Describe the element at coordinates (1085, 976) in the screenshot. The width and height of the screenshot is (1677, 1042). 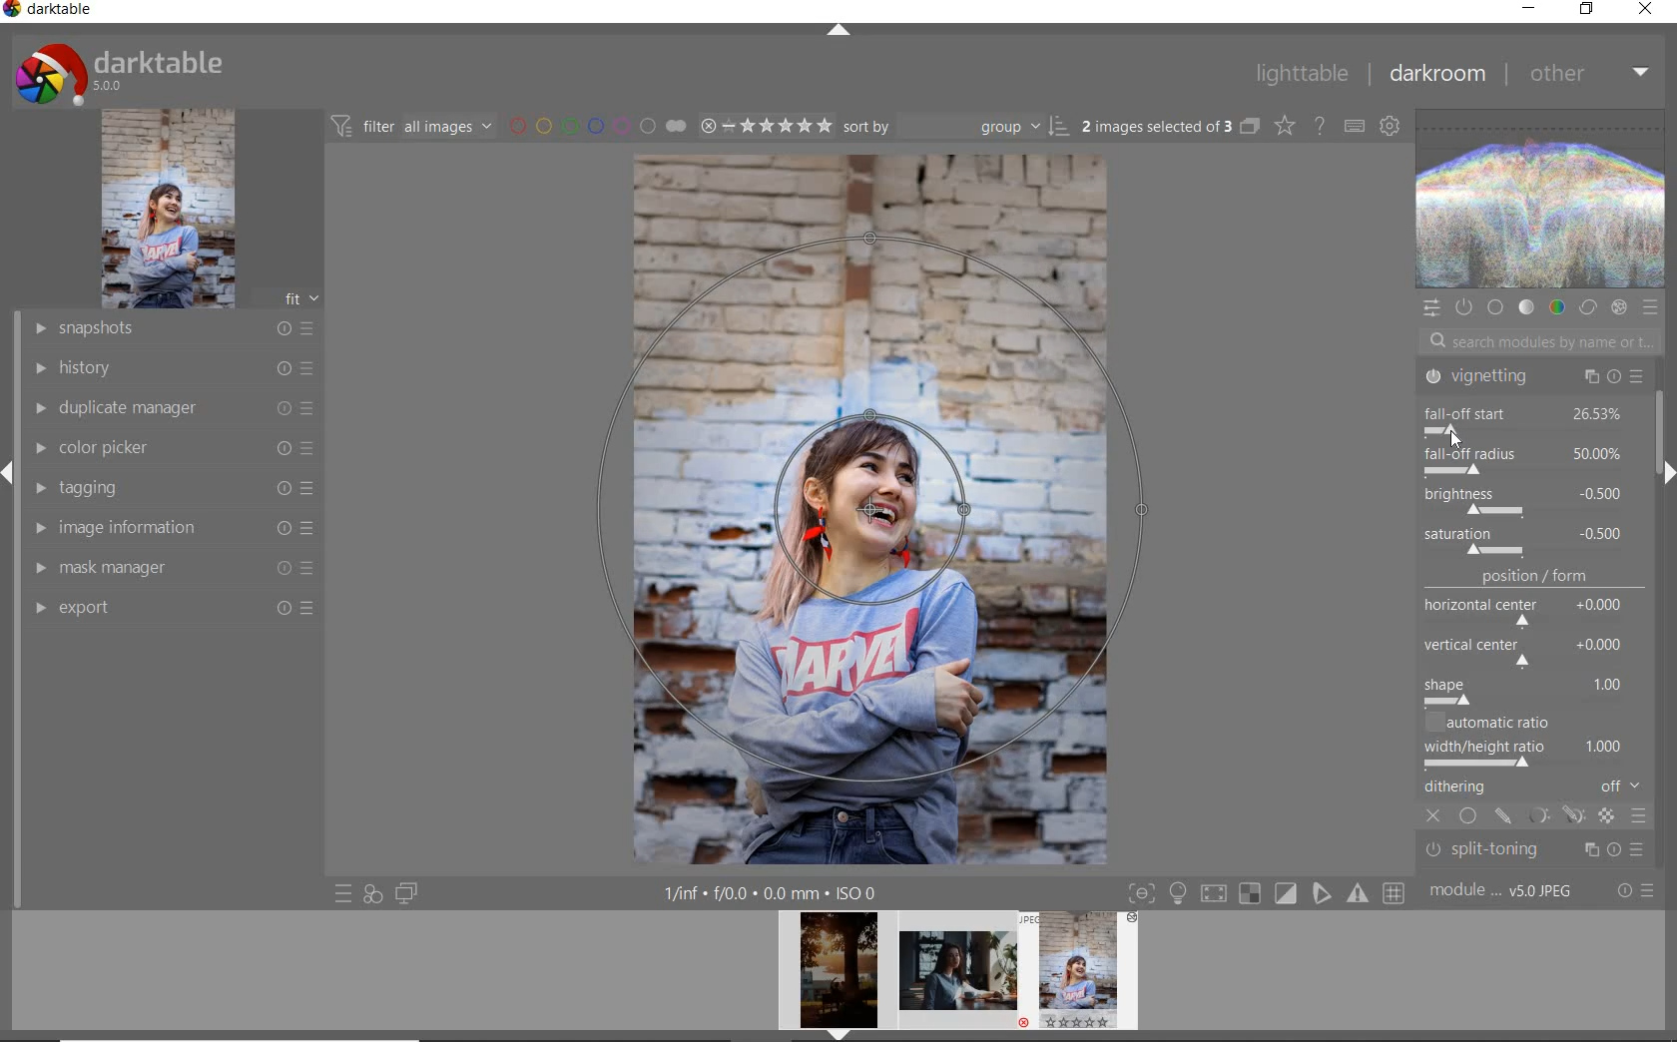
I see `image preview` at that location.